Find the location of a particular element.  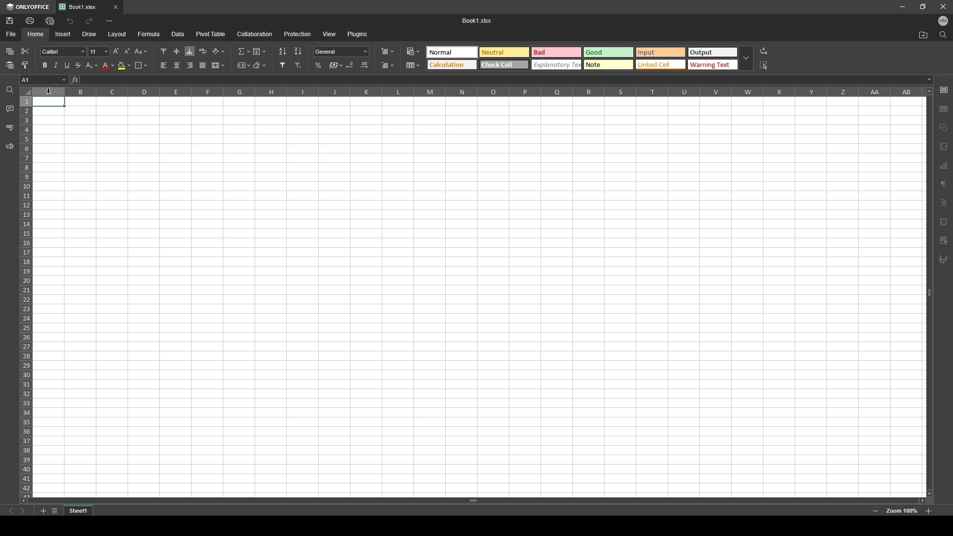

resize is located at coordinates (923, 6).